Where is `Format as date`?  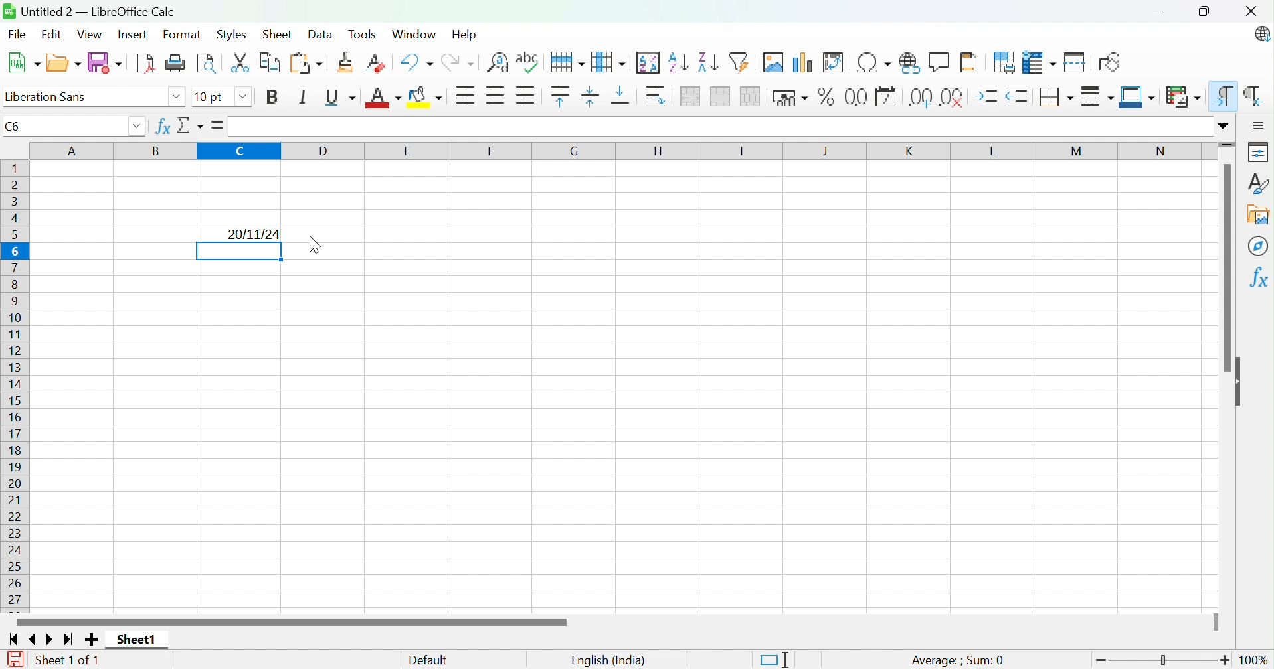 Format as date is located at coordinates (885, 98).